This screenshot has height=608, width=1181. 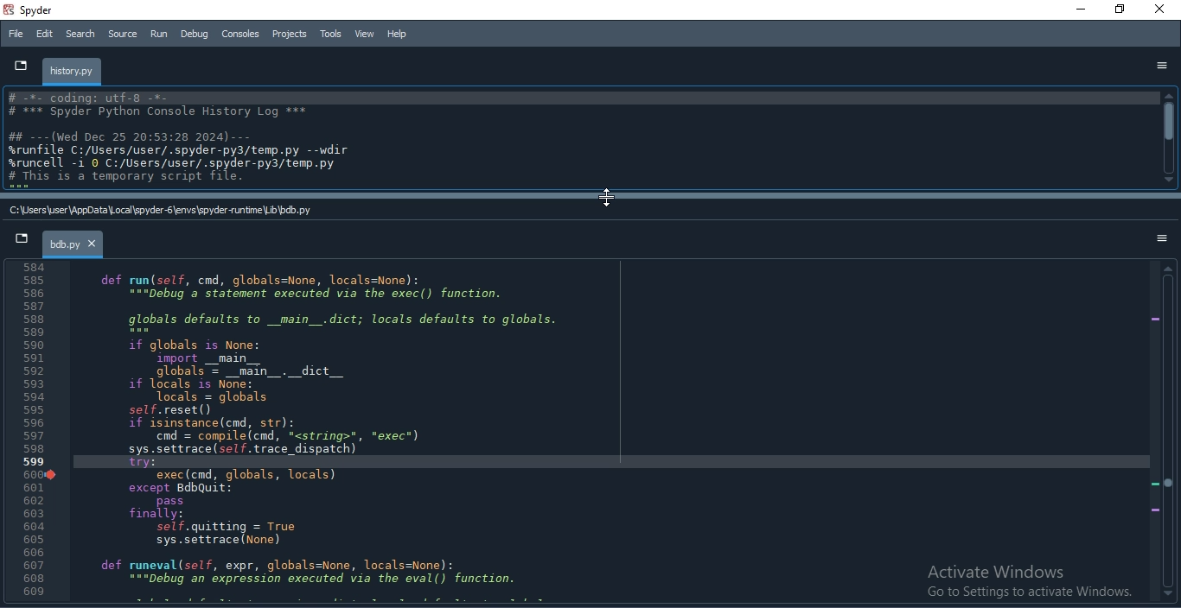 I want to click on options, so click(x=1157, y=239).